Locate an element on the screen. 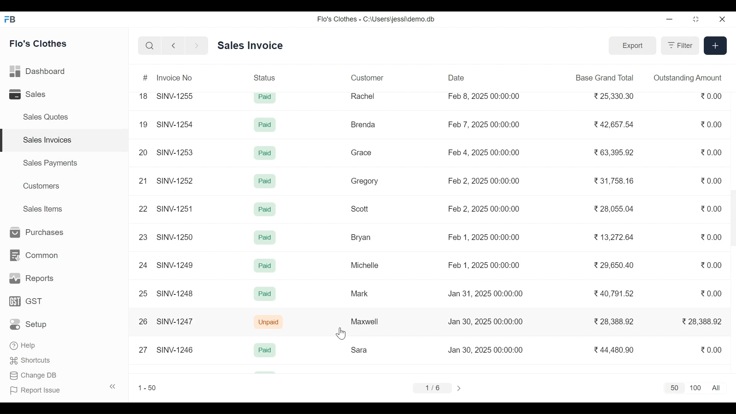 The image size is (736, 414). Jan 30, 2025 00:00:00 is located at coordinates (488, 322).